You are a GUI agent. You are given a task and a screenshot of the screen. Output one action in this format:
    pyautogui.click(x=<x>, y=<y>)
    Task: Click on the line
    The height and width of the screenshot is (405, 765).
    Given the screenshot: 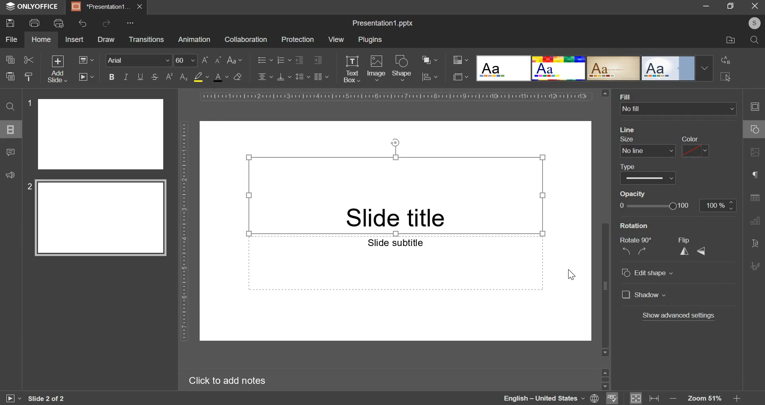 What is the action you would take?
    pyautogui.click(x=628, y=129)
    